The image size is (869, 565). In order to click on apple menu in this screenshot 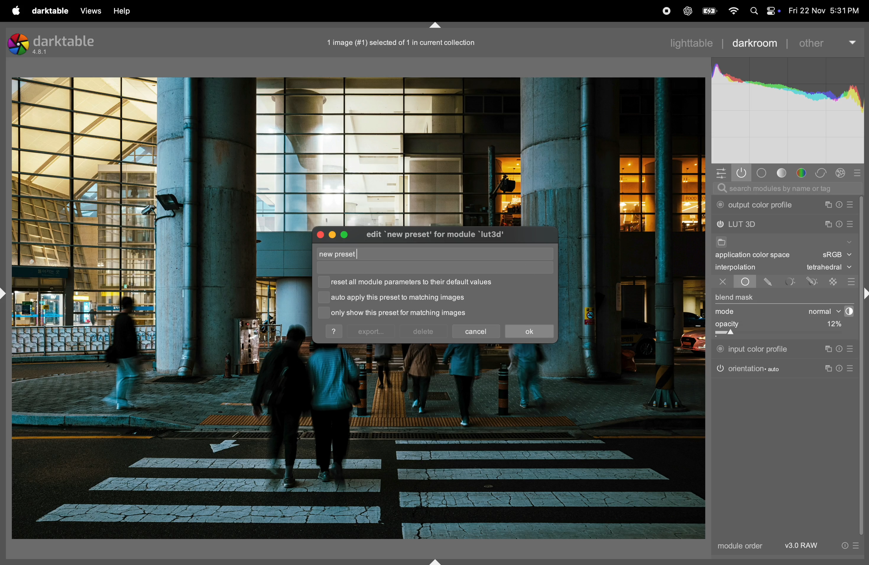, I will do `click(12, 10)`.